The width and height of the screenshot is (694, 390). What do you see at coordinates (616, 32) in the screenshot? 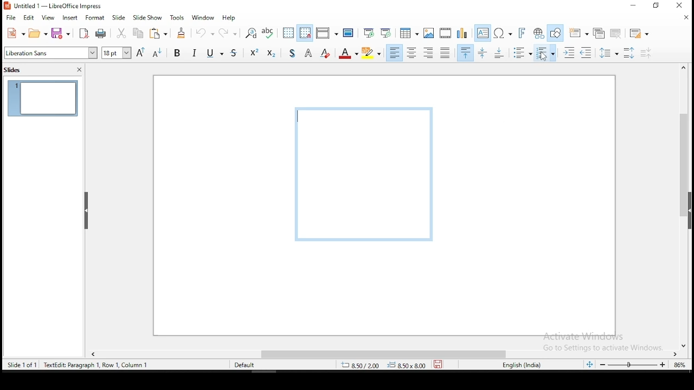
I see `delete slide` at bounding box center [616, 32].